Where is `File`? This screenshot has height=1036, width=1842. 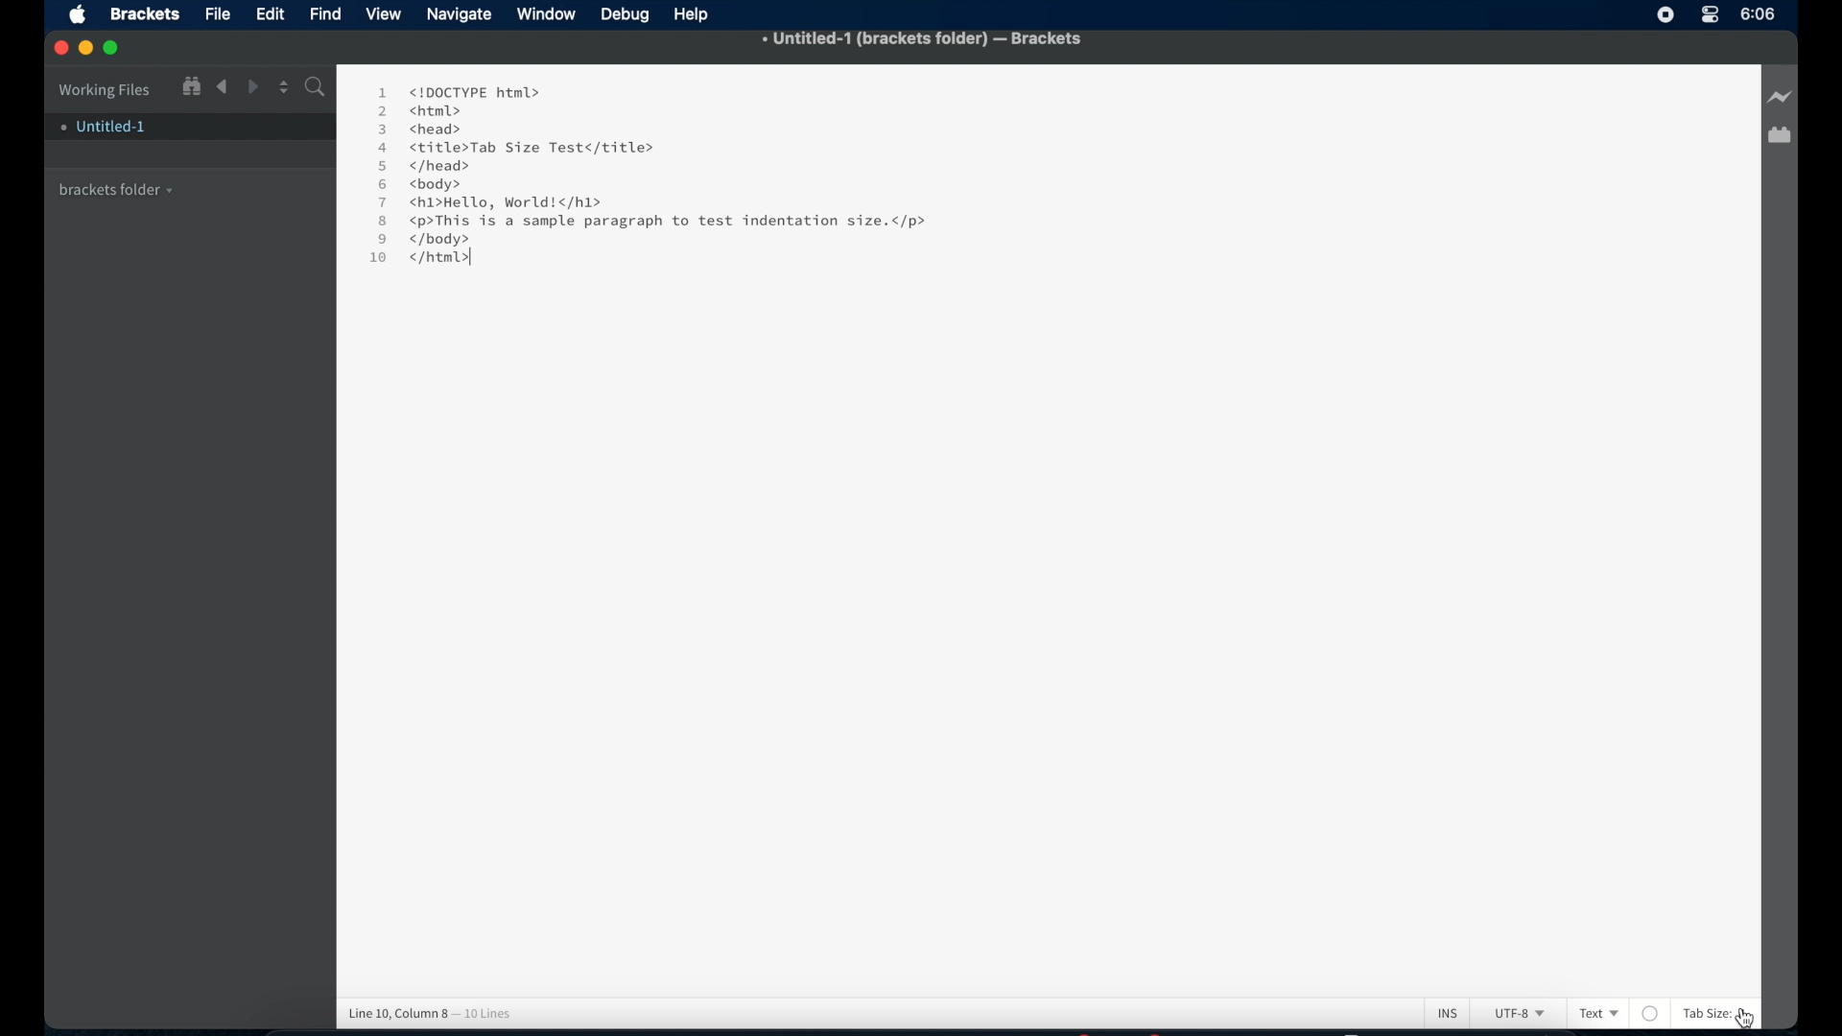
File is located at coordinates (218, 15).